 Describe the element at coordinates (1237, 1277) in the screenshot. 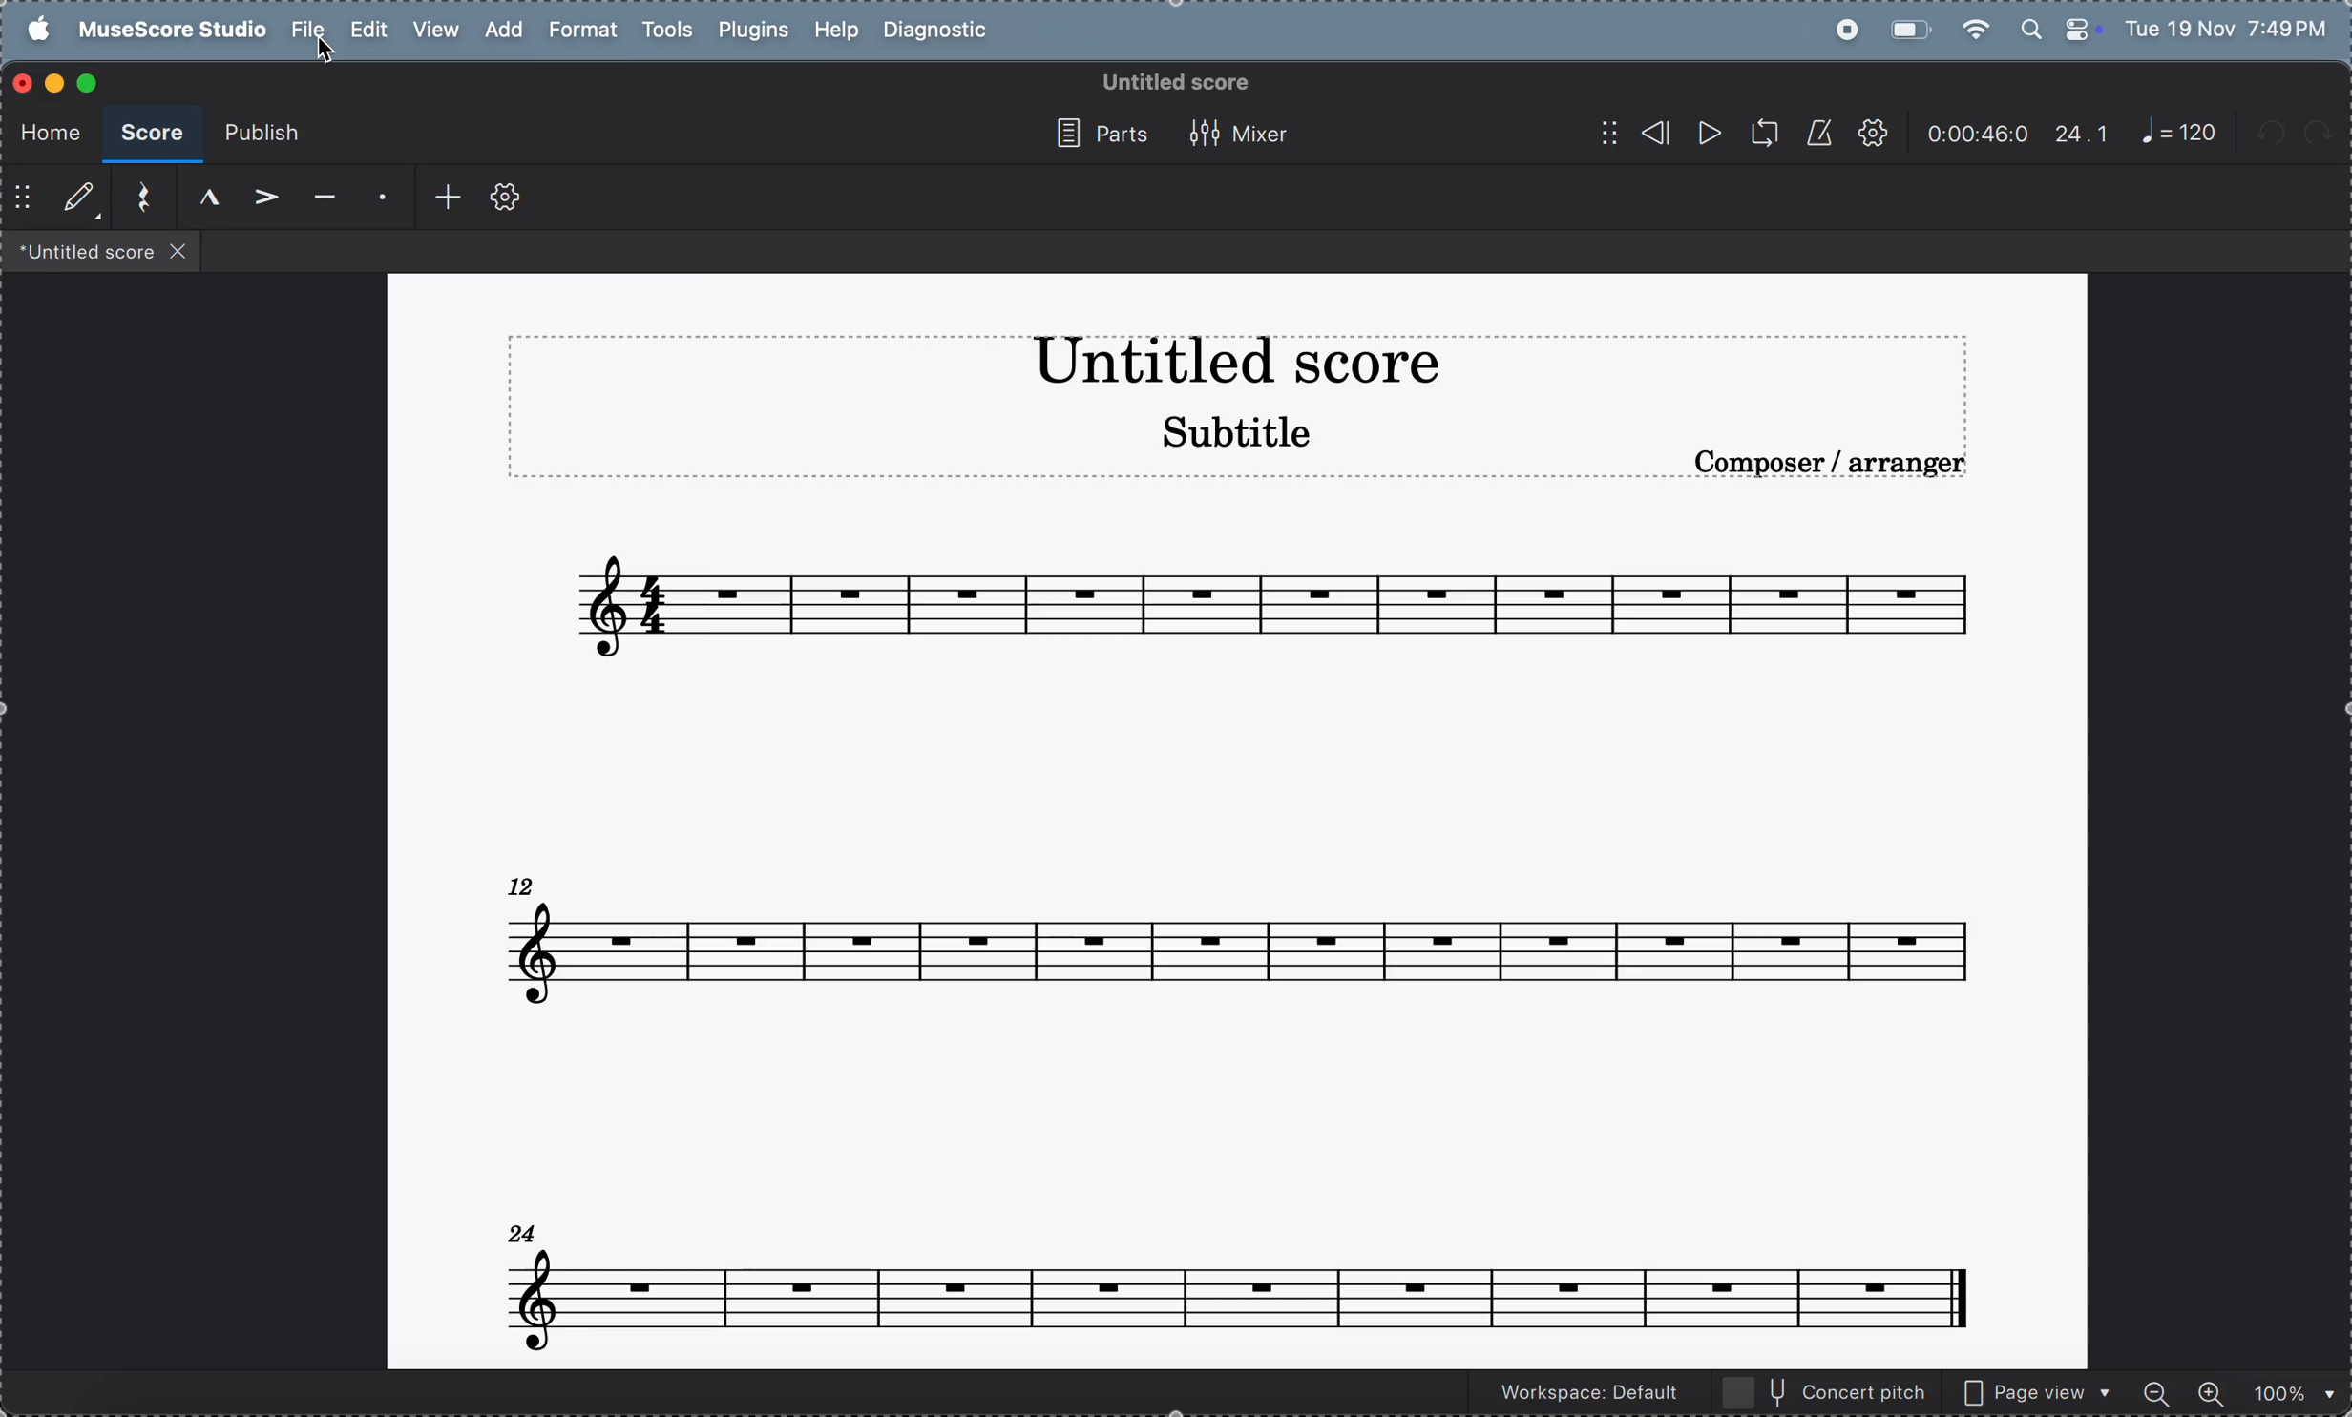

I see `notes` at that location.